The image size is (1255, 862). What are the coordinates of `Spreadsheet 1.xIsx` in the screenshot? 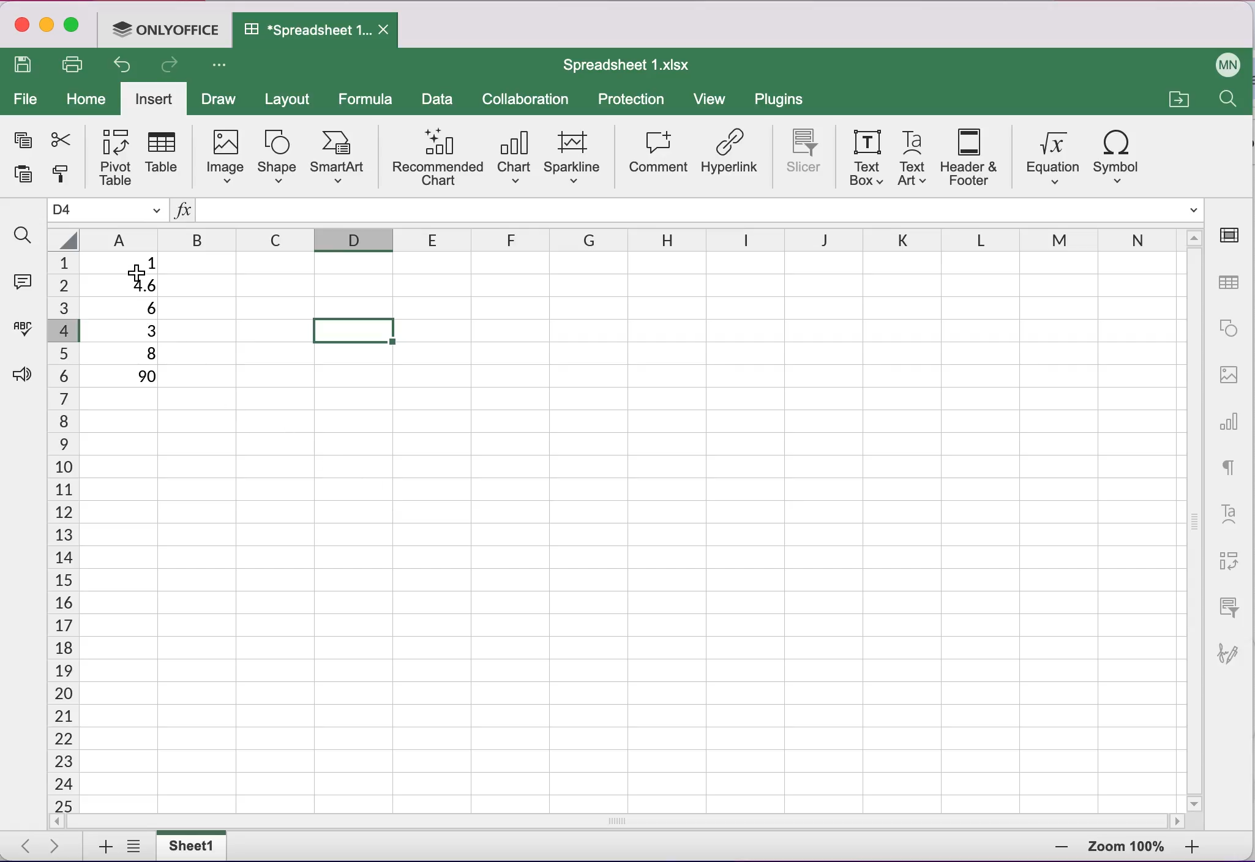 It's located at (626, 64).